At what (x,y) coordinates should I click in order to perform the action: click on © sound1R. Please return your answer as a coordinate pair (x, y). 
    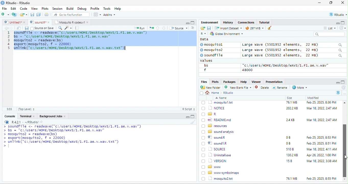
    Looking at the image, I should click on (215, 168).